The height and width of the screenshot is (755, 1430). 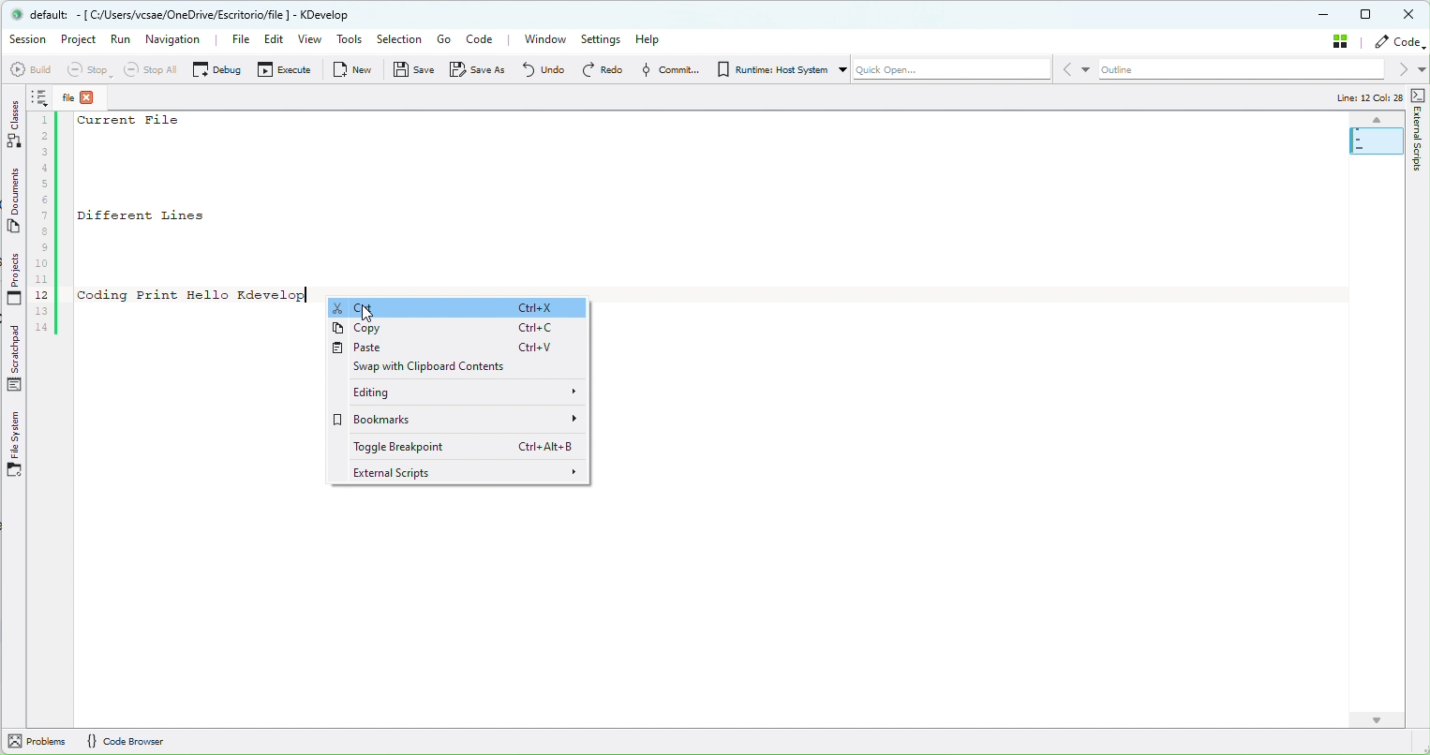 I want to click on Line: 12 Col: 28, so click(x=1369, y=98).